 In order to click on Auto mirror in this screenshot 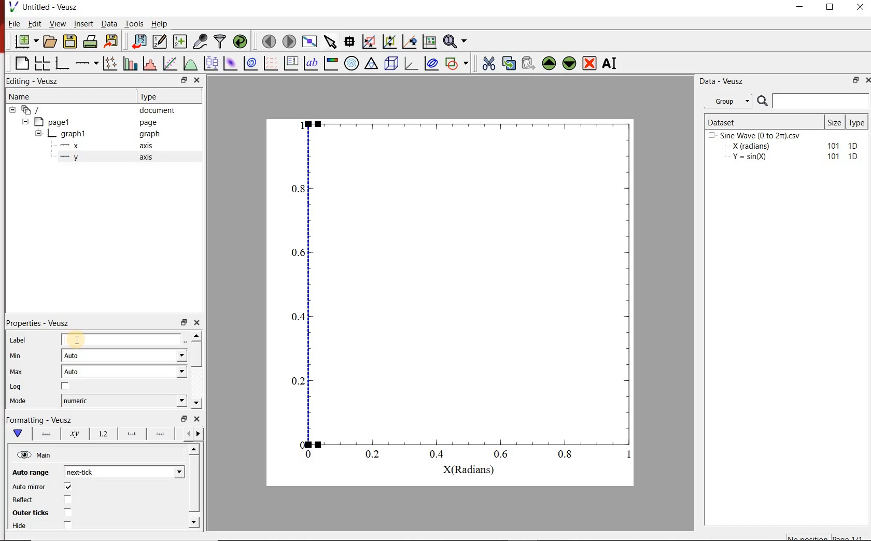, I will do `click(29, 487)`.